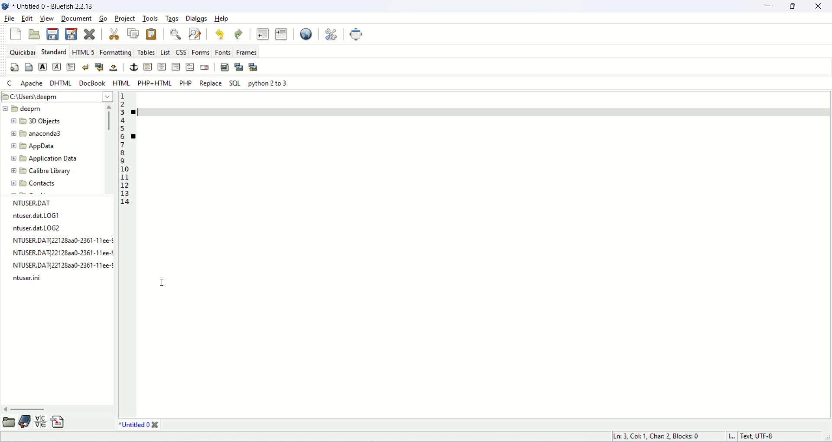 This screenshot has height=442, width=832. Describe the element at coordinates (195, 34) in the screenshot. I see `find and replace` at that location.